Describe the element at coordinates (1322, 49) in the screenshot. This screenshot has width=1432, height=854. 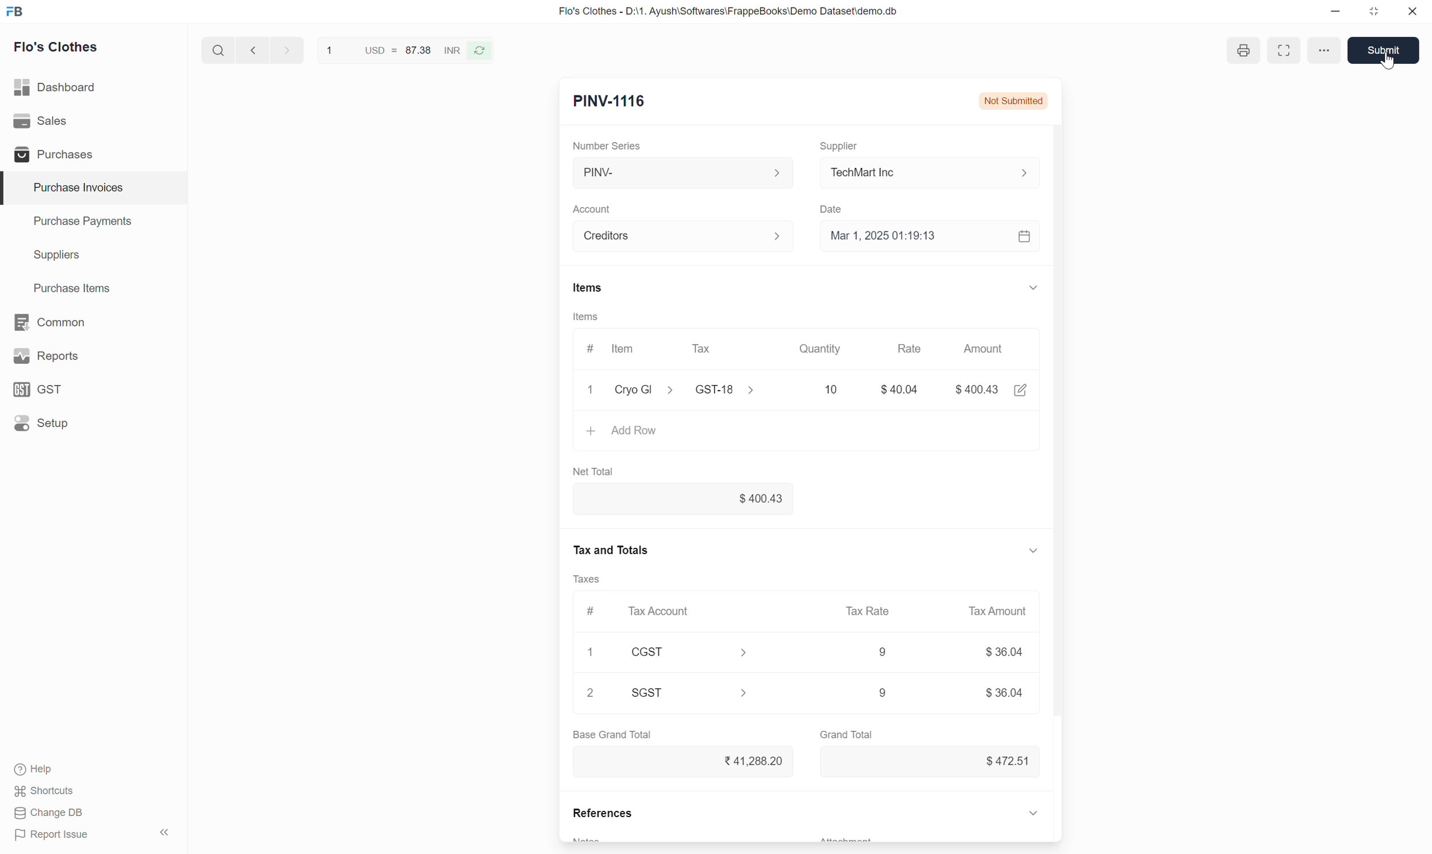
I see `more` at that location.